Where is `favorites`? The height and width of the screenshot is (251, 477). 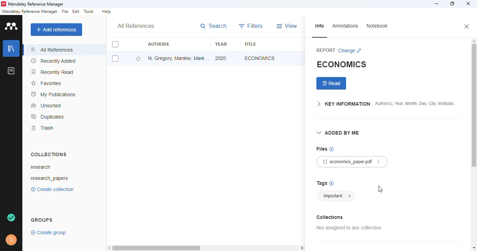
favorites is located at coordinates (46, 84).